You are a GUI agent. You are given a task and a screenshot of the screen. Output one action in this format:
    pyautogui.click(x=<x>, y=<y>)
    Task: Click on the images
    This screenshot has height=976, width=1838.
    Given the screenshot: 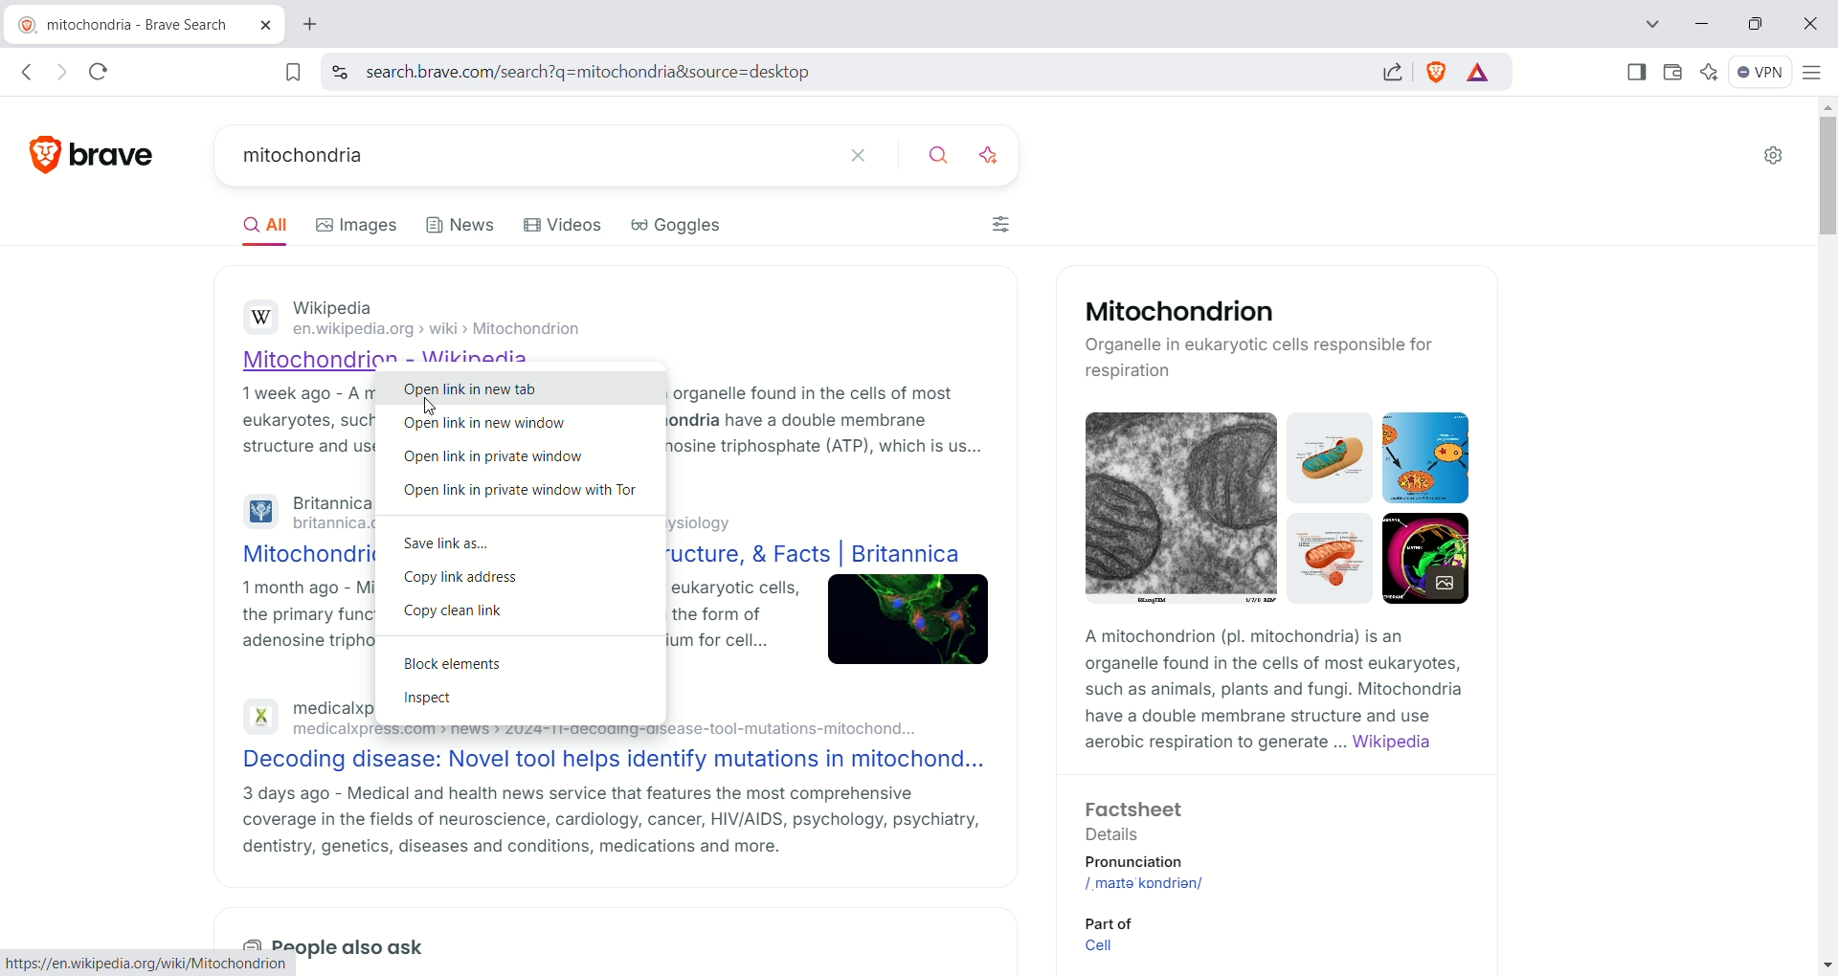 What is the action you would take?
    pyautogui.click(x=358, y=226)
    